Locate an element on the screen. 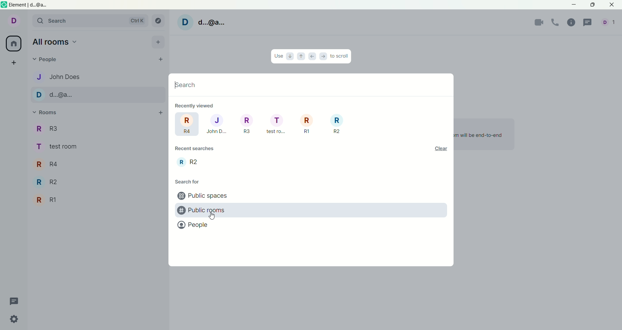 This screenshot has height=330, width=622. public spaces is located at coordinates (203, 195).